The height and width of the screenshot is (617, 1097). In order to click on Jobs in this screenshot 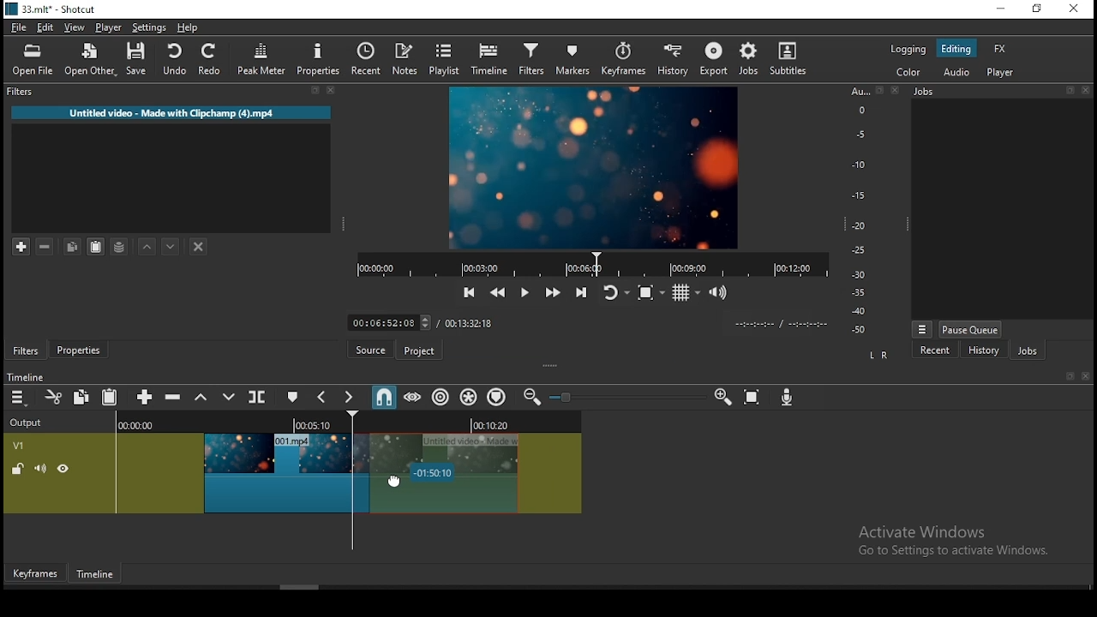, I will do `click(1004, 93)`.